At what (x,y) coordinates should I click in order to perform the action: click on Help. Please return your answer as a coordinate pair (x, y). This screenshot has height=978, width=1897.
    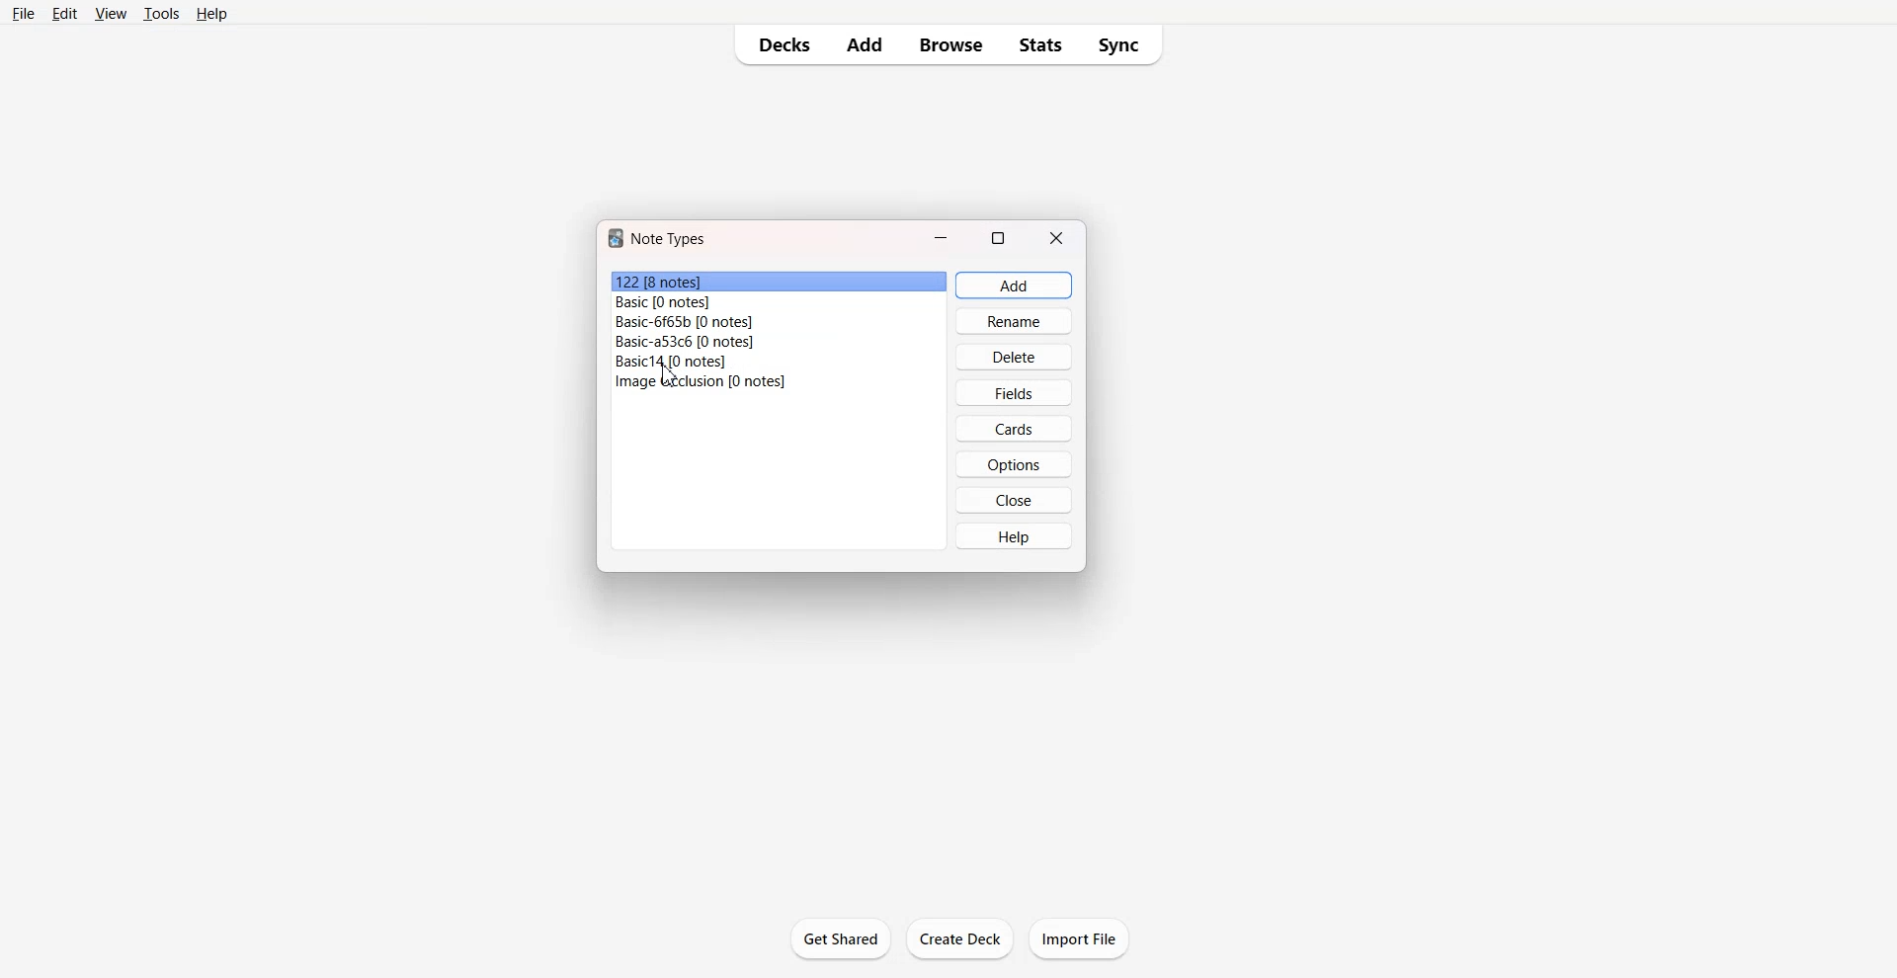
    Looking at the image, I should click on (1012, 535).